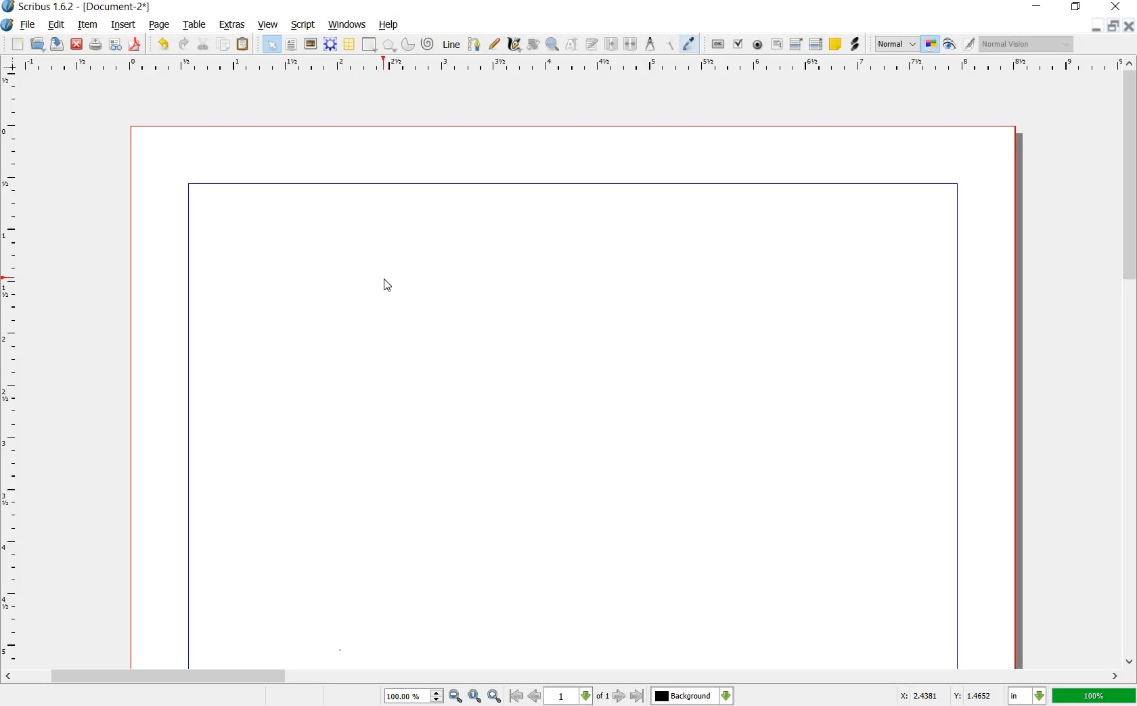  Describe the element at coordinates (621, 697) in the screenshot. I see `go to next page` at that location.